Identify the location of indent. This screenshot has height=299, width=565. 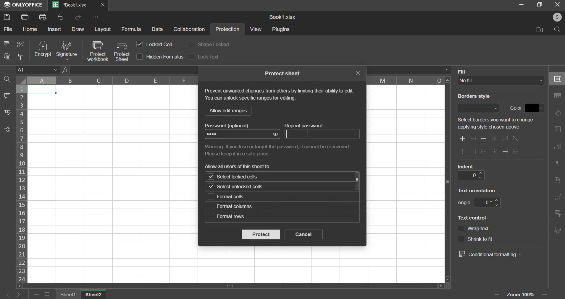
(471, 175).